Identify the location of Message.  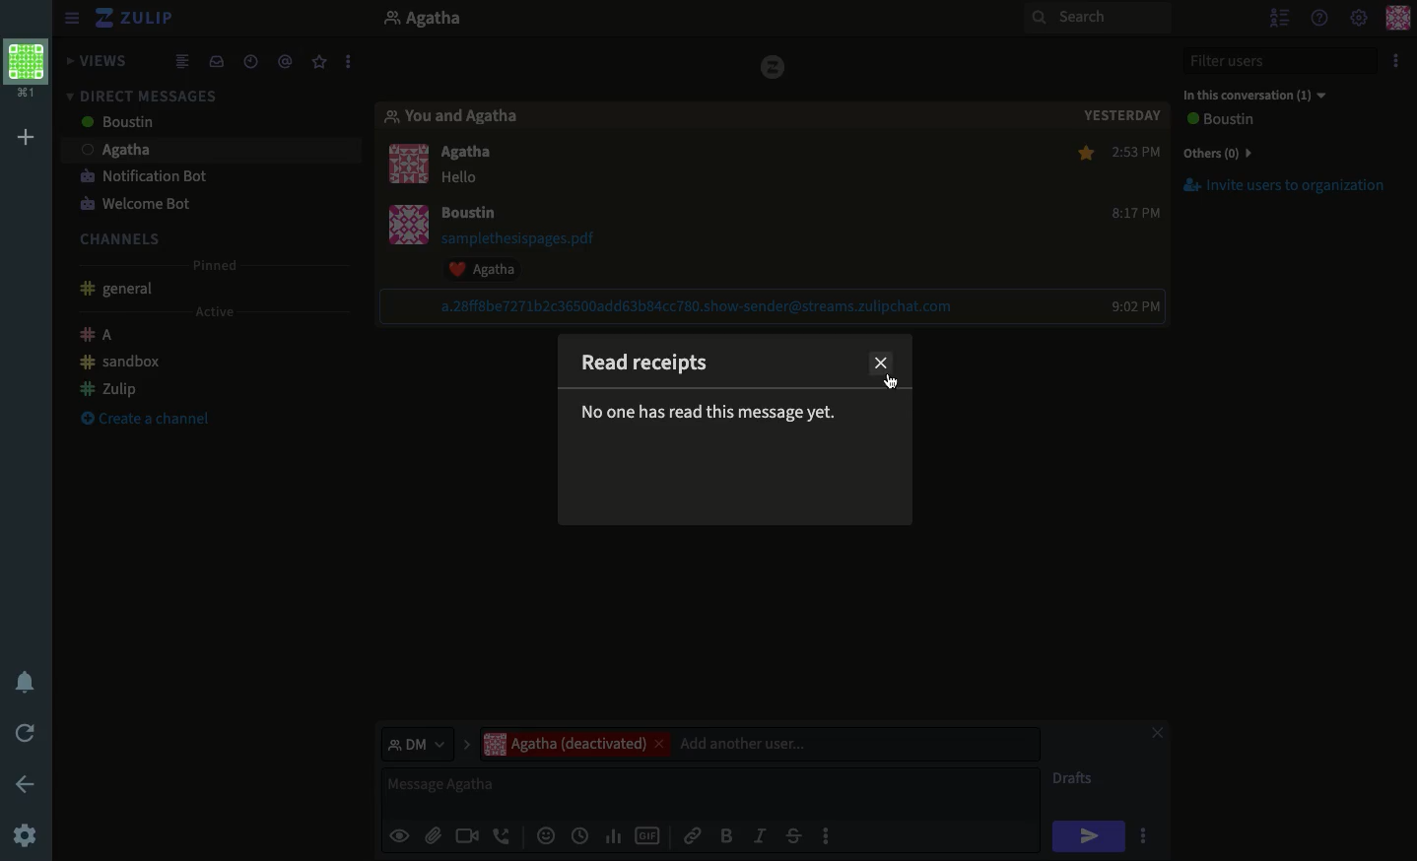
(713, 793).